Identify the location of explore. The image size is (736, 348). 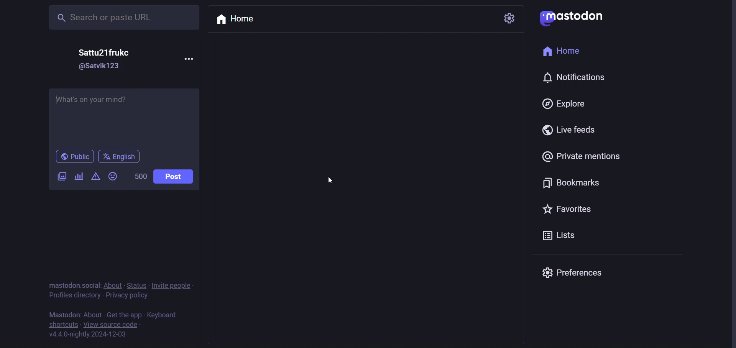
(565, 105).